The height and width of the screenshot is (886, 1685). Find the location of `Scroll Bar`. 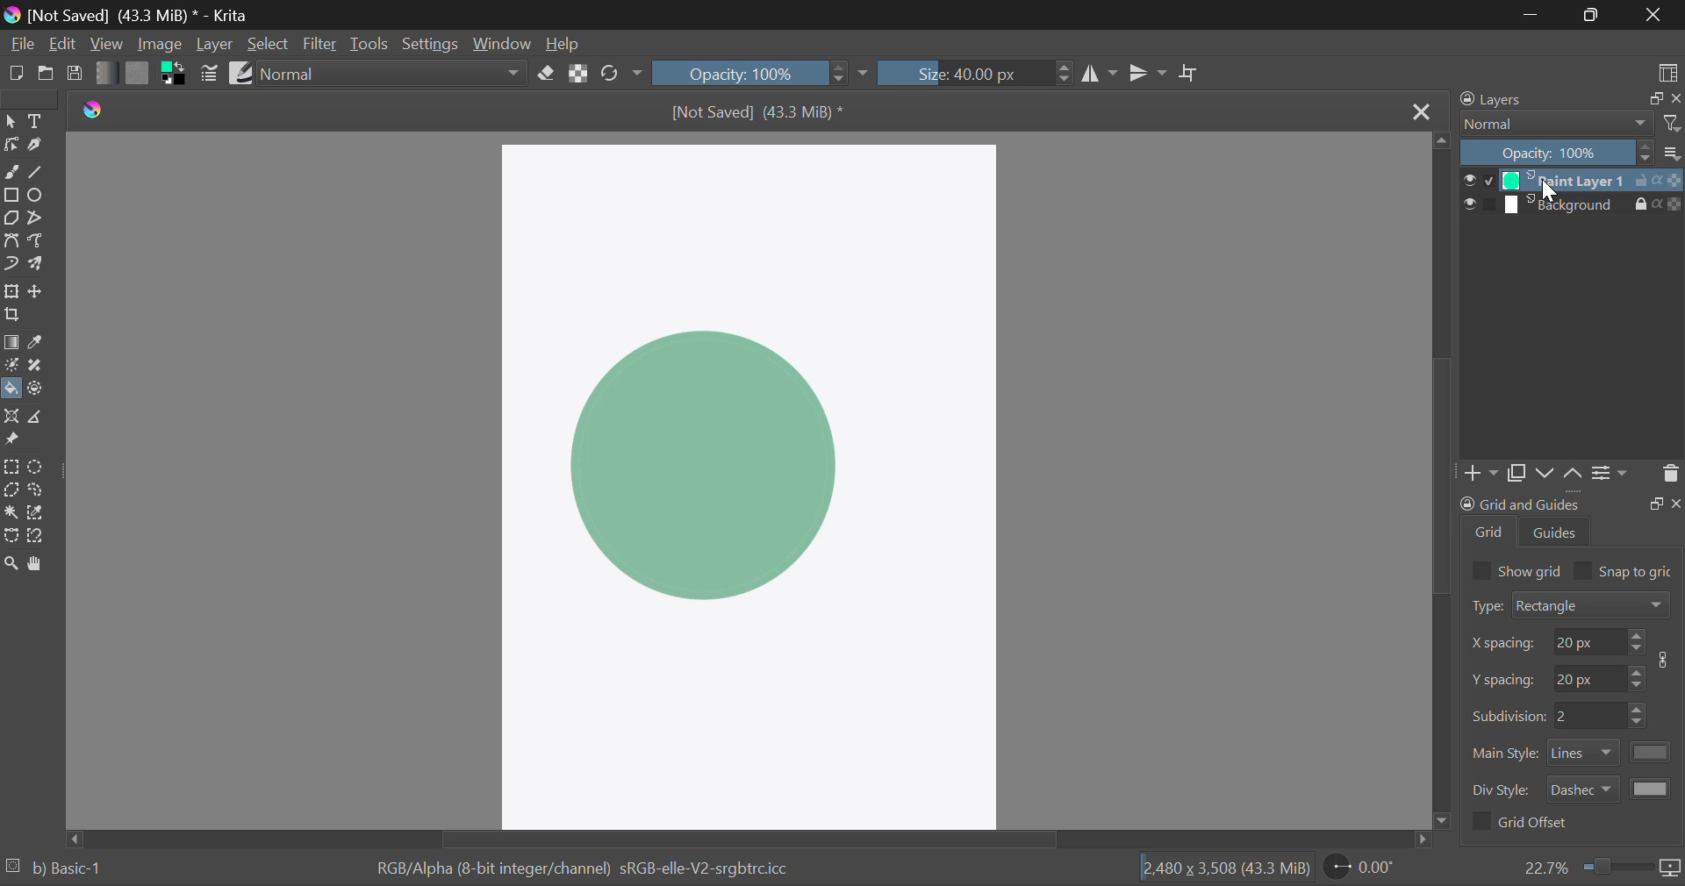

Scroll Bar is located at coordinates (751, 840).